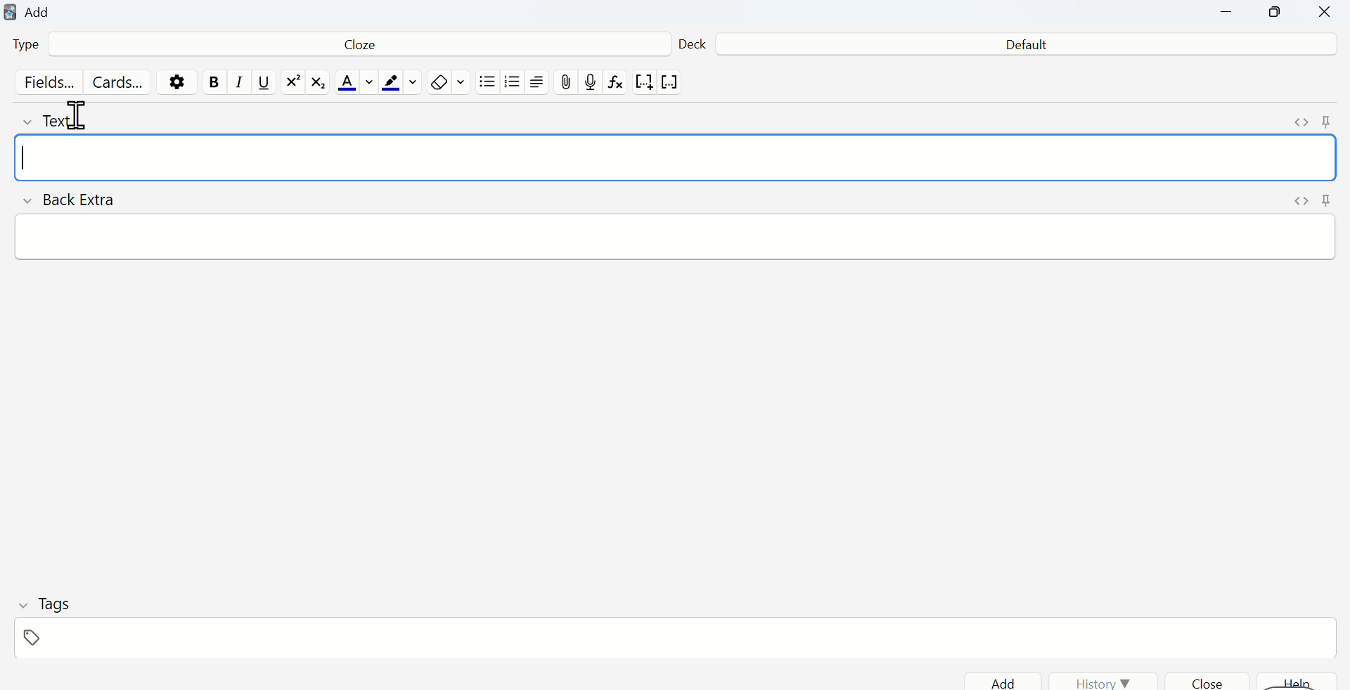 The width and height of the screenshot is (1350, 690). What do you see at coordinates (705, 157) in the screenshot?
I see `Input field` at bounding box center [705, 157].